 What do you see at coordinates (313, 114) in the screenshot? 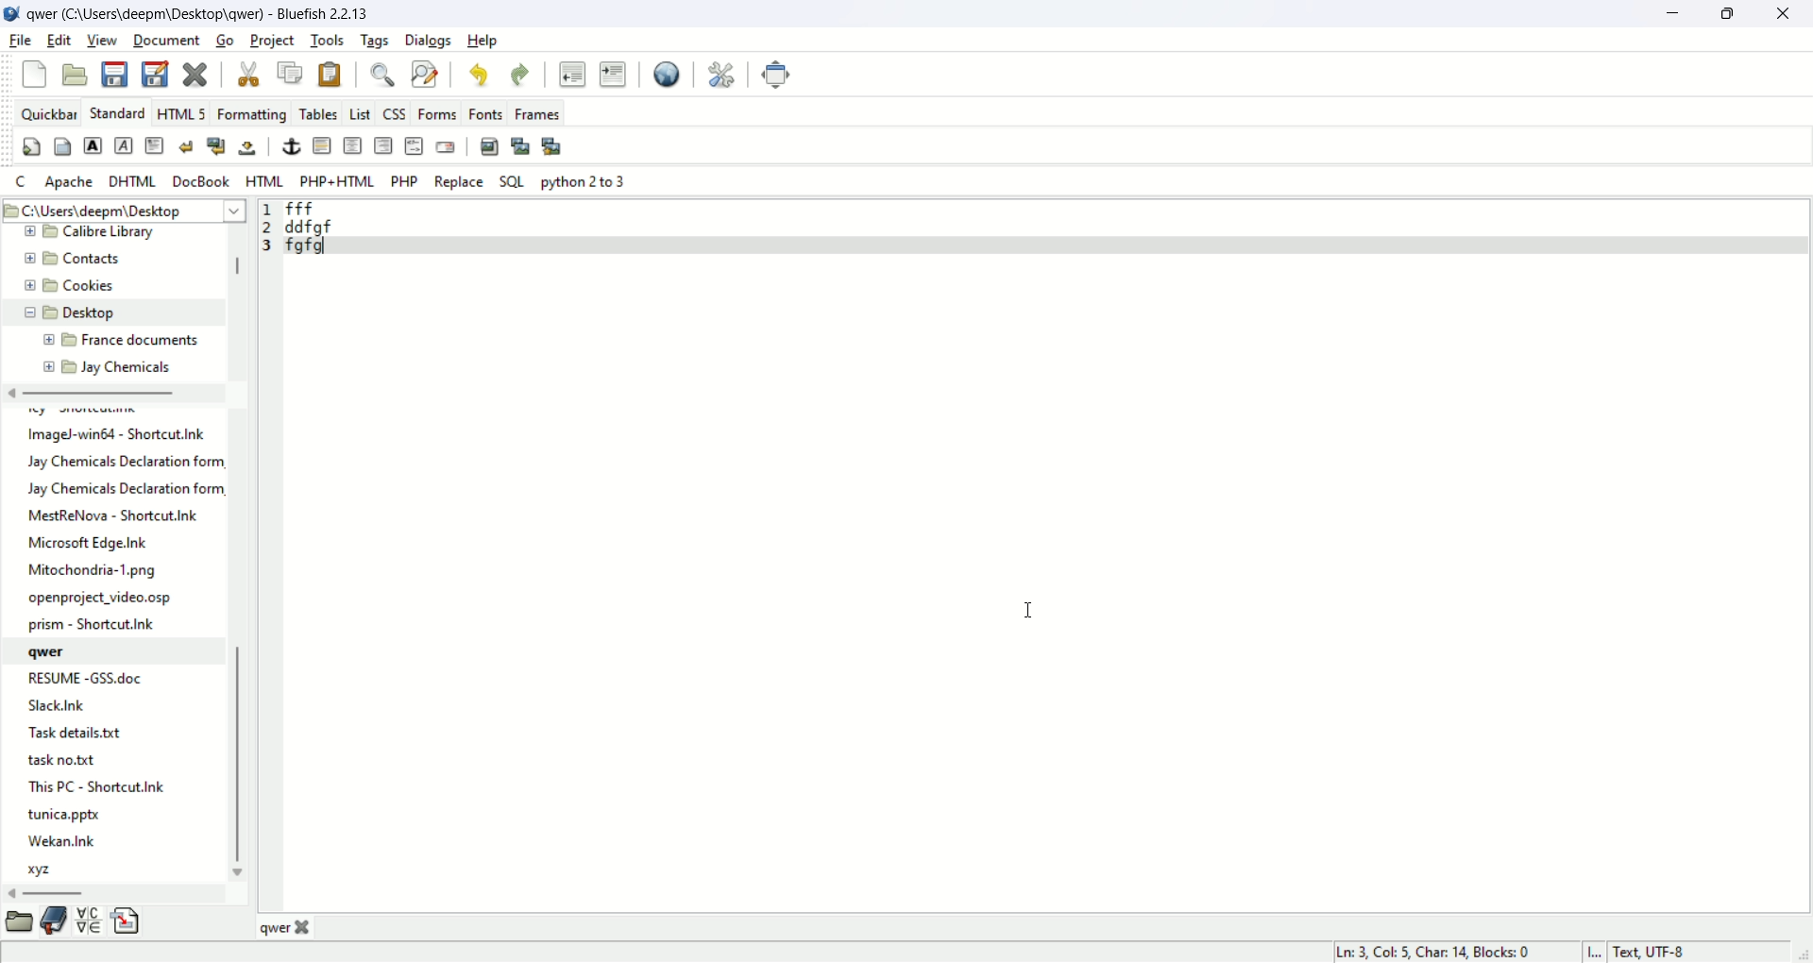
I see `tables` at bounding box center [313, 114].